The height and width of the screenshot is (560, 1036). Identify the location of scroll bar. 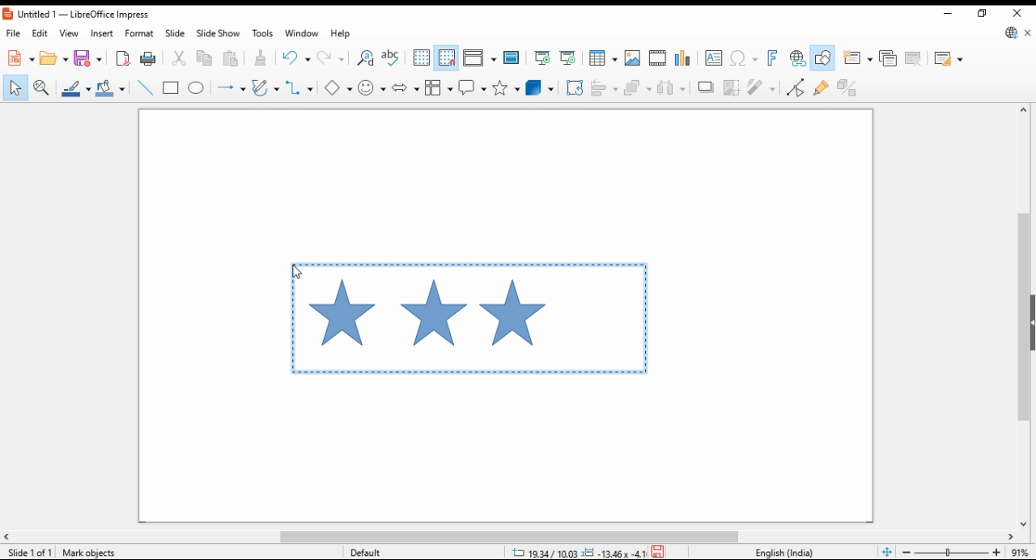
(518, 536).